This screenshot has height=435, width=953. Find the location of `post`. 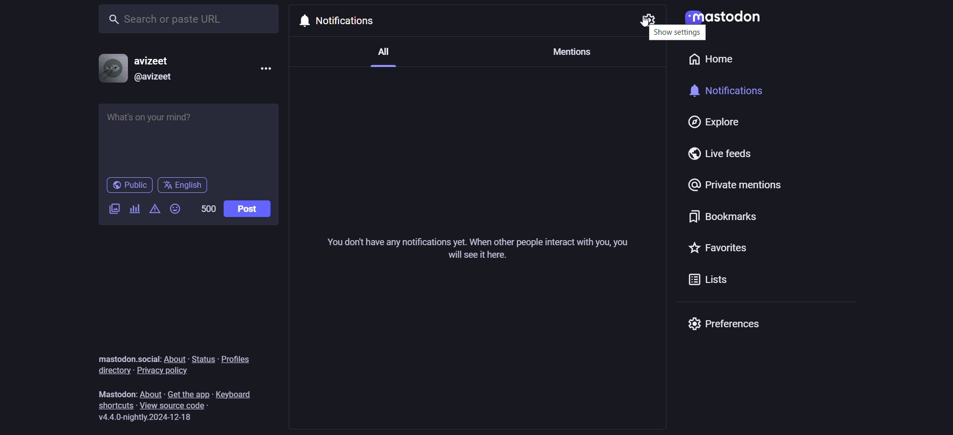

post is located at coordinates (247, 209).